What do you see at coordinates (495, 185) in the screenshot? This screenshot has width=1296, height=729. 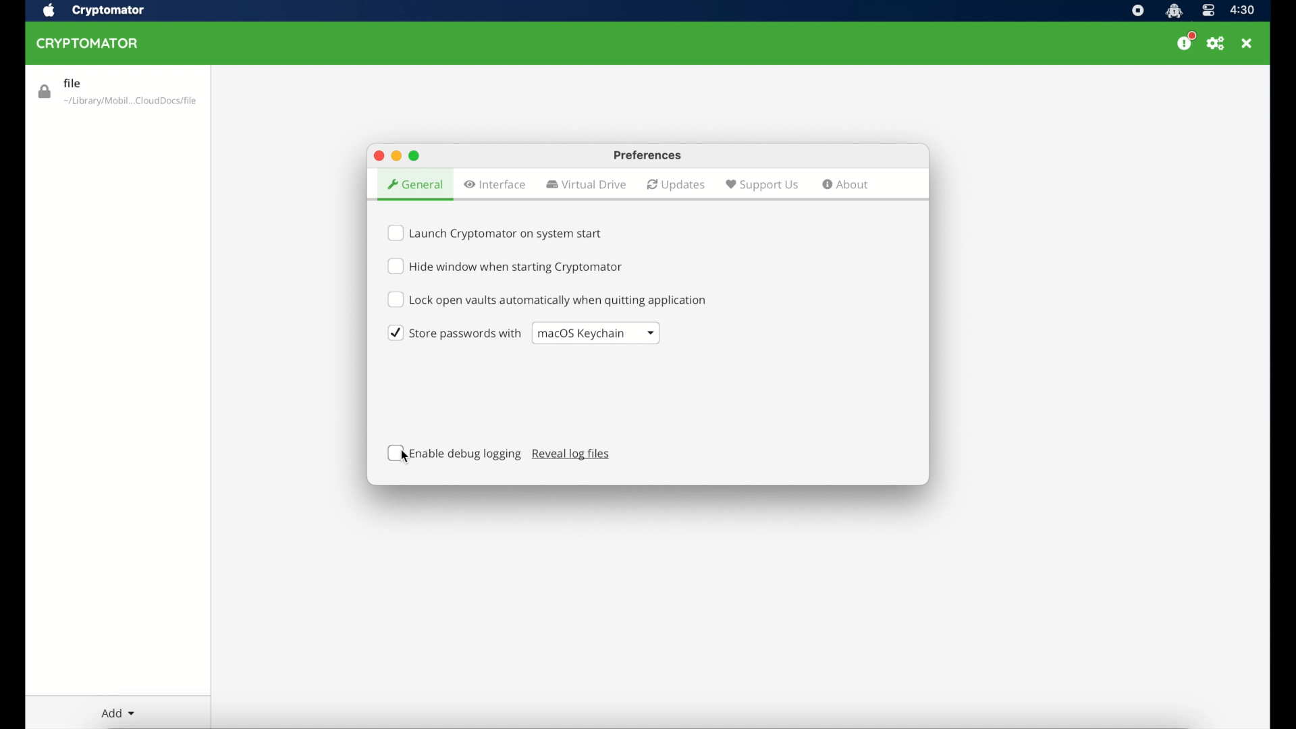 I see `interface` at bounding box center [495, 185].